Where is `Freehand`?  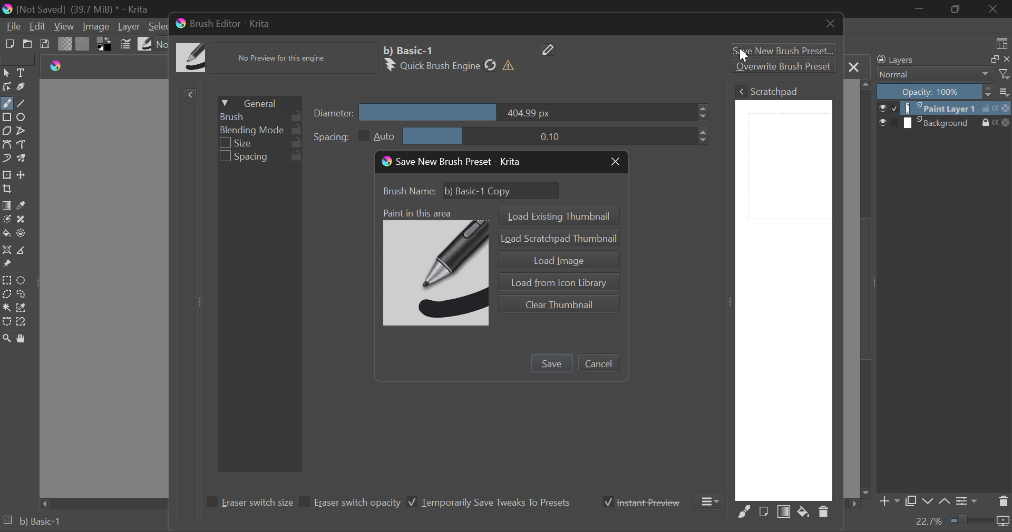 Freehand is located at coordinates (7, 103).